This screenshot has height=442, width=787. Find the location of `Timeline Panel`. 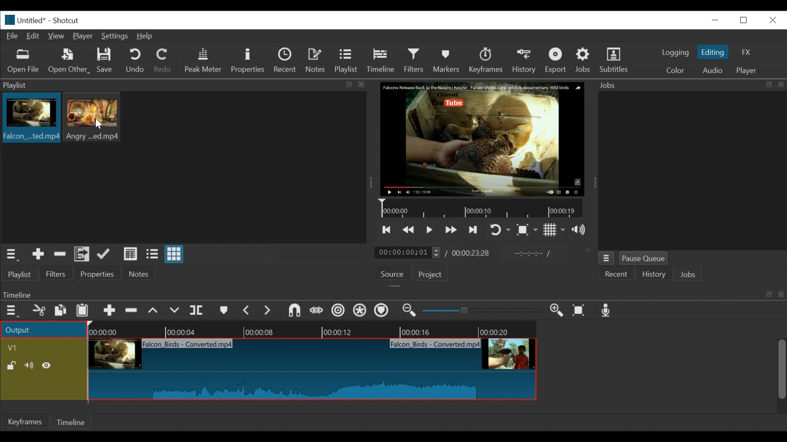

Timeline Panel is located at coordinates (392, 294).